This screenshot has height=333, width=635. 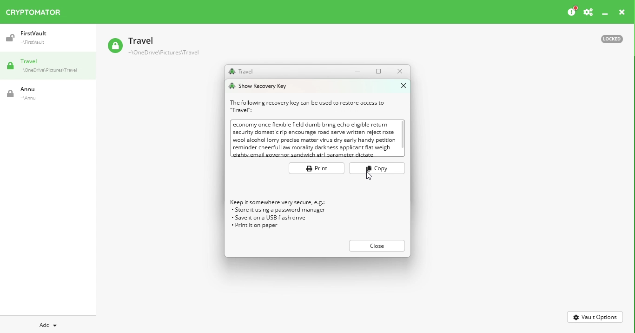 What do you see at coordinates (400, 86) in the screenshot?
I see `Close` at bounding box center [400, 86].